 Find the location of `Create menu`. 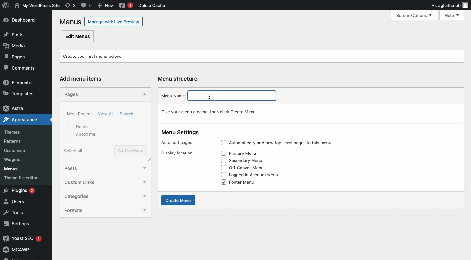

Create menu is located at coordinates (178, 201).